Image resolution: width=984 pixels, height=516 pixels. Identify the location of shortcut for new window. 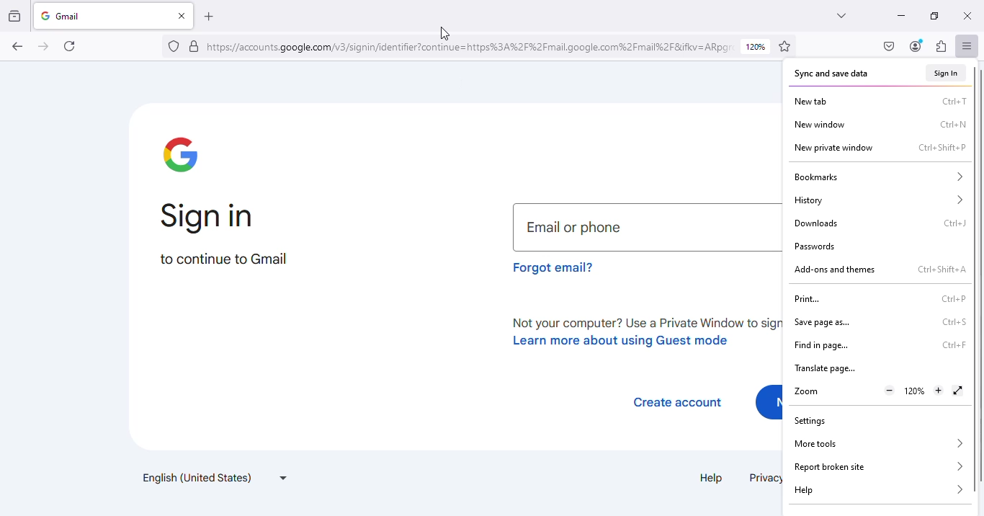
(952, 124).